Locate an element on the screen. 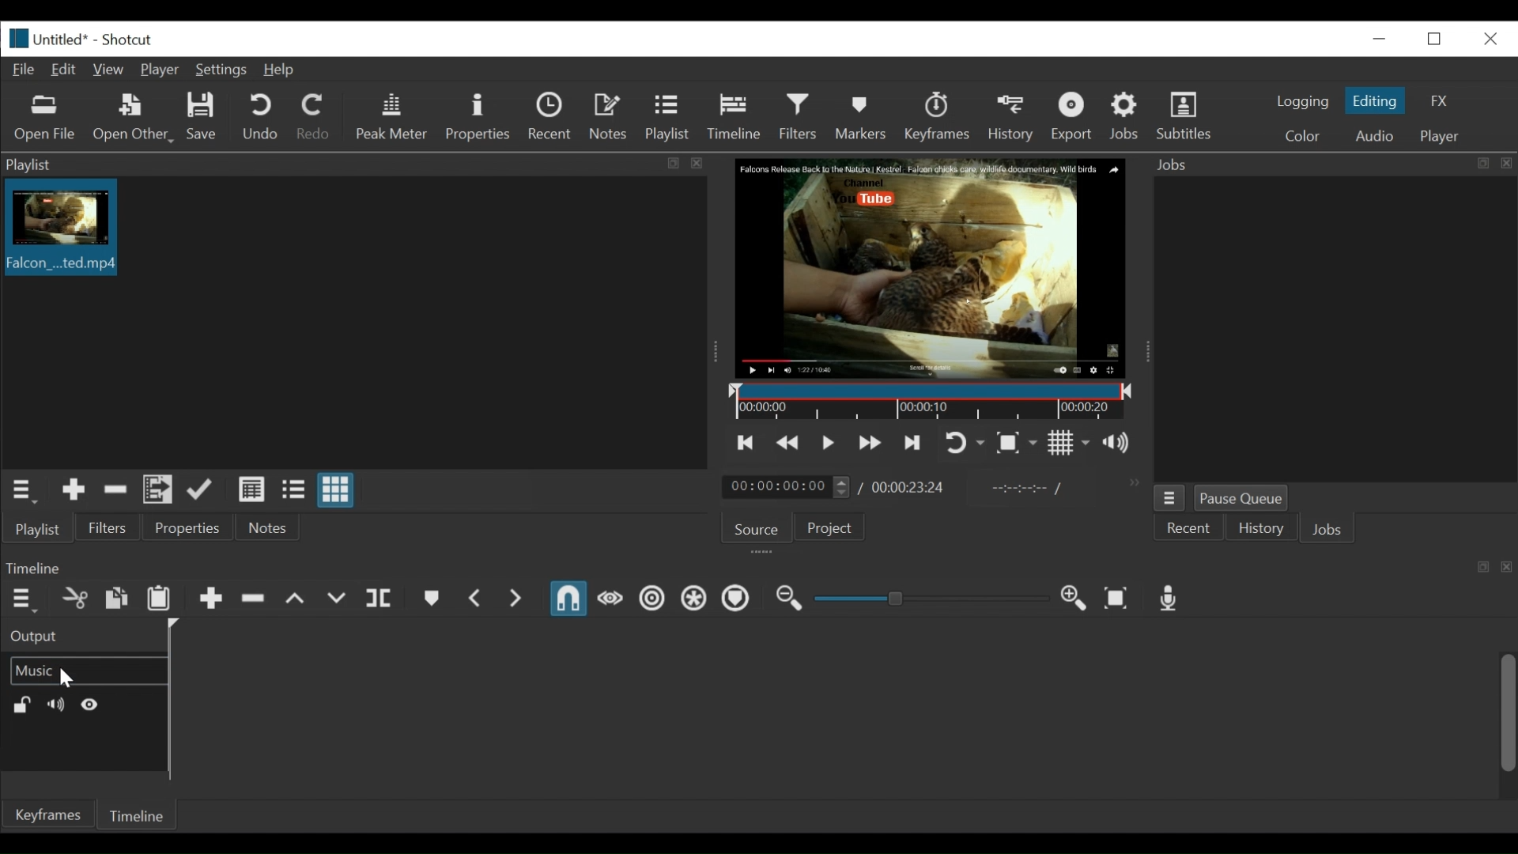  Toggle player looping is located at coordinates (916, 444).